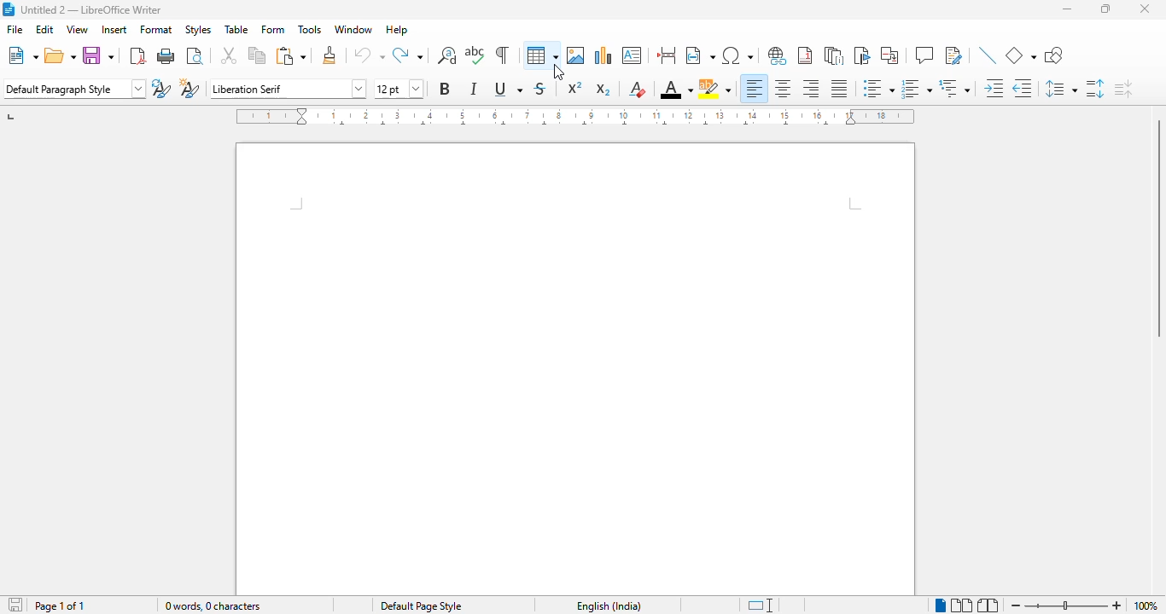 The height and width of the screenshot is (614, 1166). Describe the element at coordinates (447, 55) in the screenshot. I see `find and replace` at that location.